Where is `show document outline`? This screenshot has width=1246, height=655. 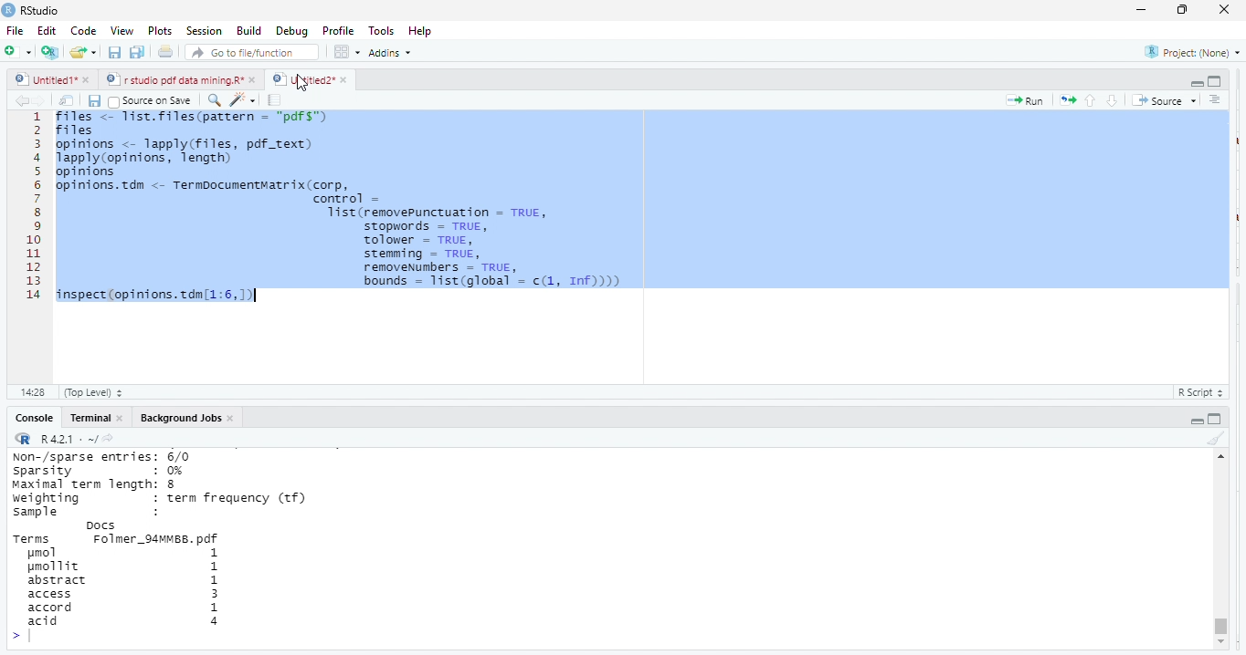
show document outline is located at coordinates (1217, 100).